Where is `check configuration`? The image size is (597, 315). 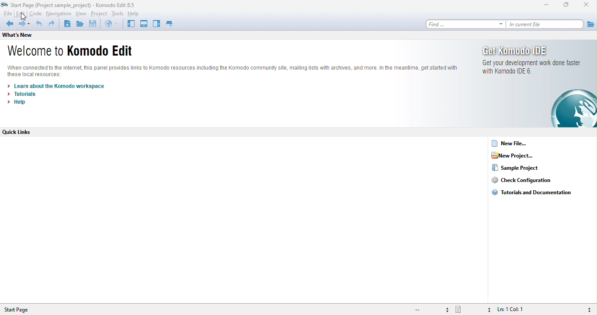 check configuration is located at coordinates (525, 181).